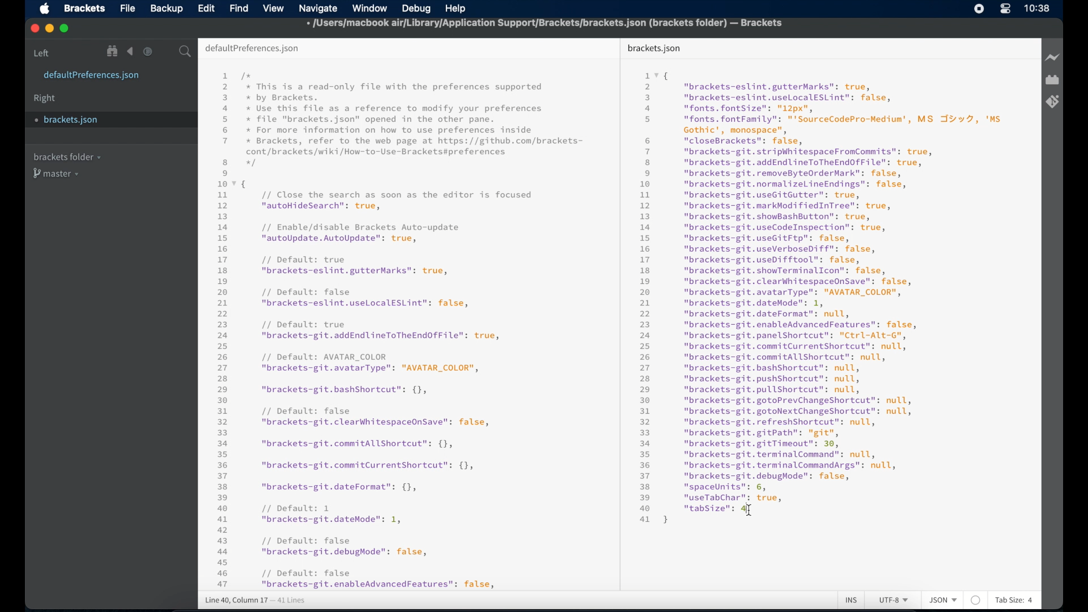 This screenshot has width=1088, height=612. What do you see at coordinates (976, 601) in the screenshot?
I see `no linter available for json` at bounding box center [976, 601].